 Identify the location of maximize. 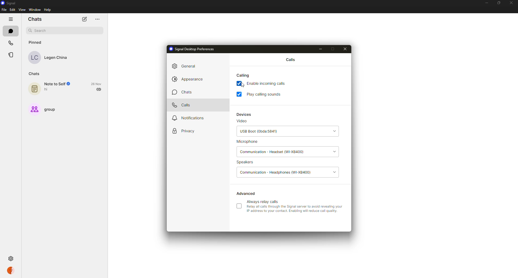
(334, 49).